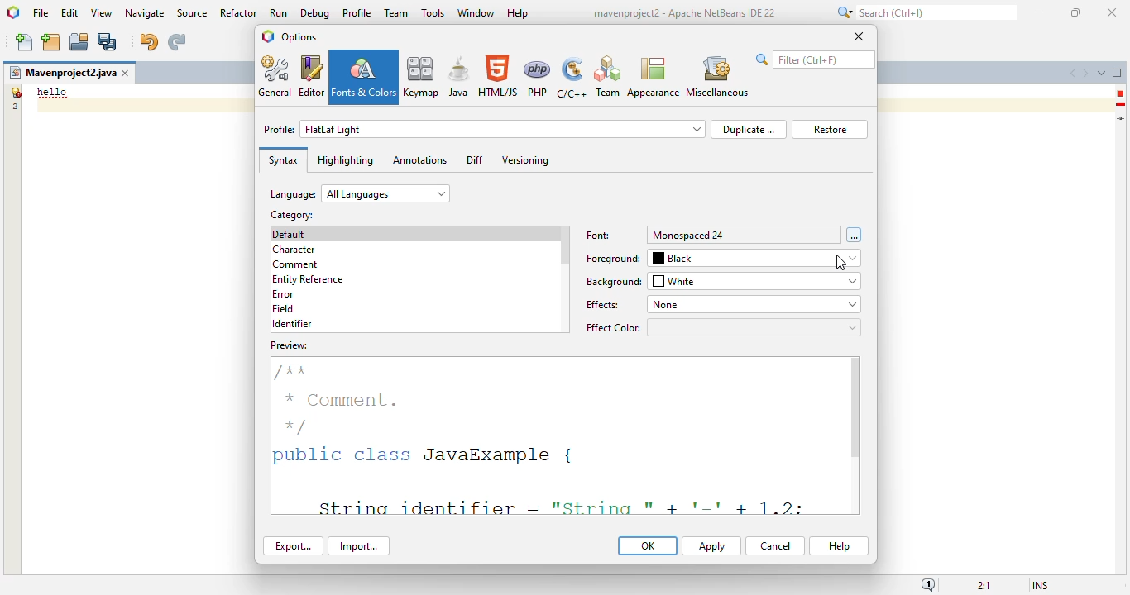 This screenshot has height=595, width=1130. Describe the element at coordinates (345, 160) in the screenshot. I see `highlighting` at that location.